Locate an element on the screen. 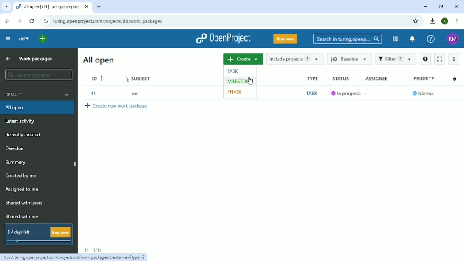 The height and width of the screenshot is (261, 464). All open is located at coordinates (98, 60).